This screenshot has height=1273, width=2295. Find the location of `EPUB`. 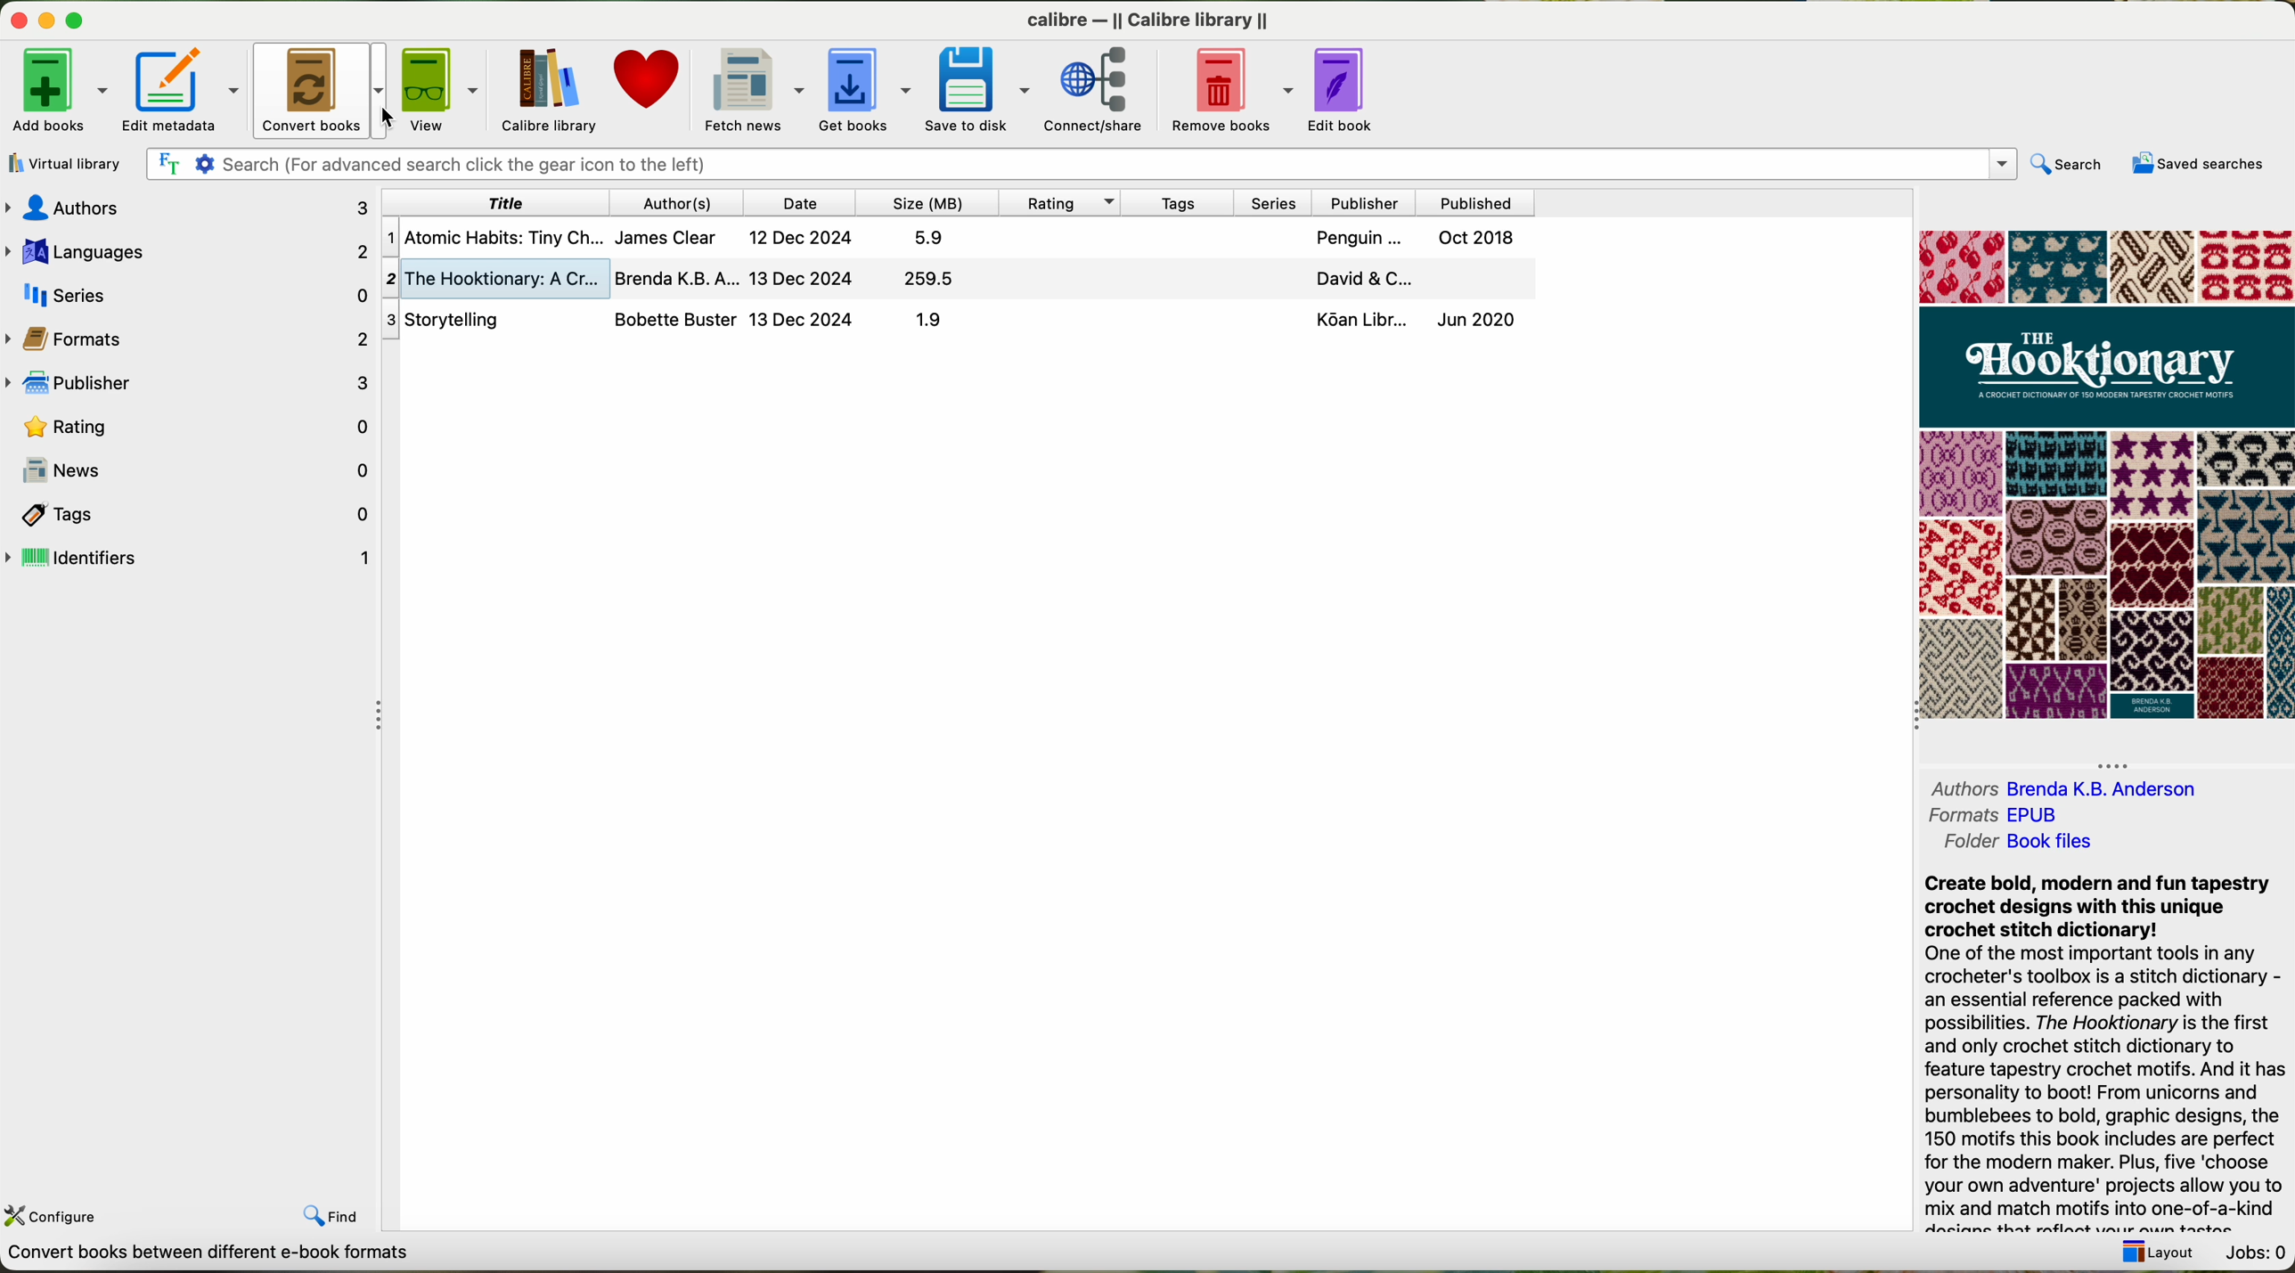

EPUB is located at coordinates (2060, 813).